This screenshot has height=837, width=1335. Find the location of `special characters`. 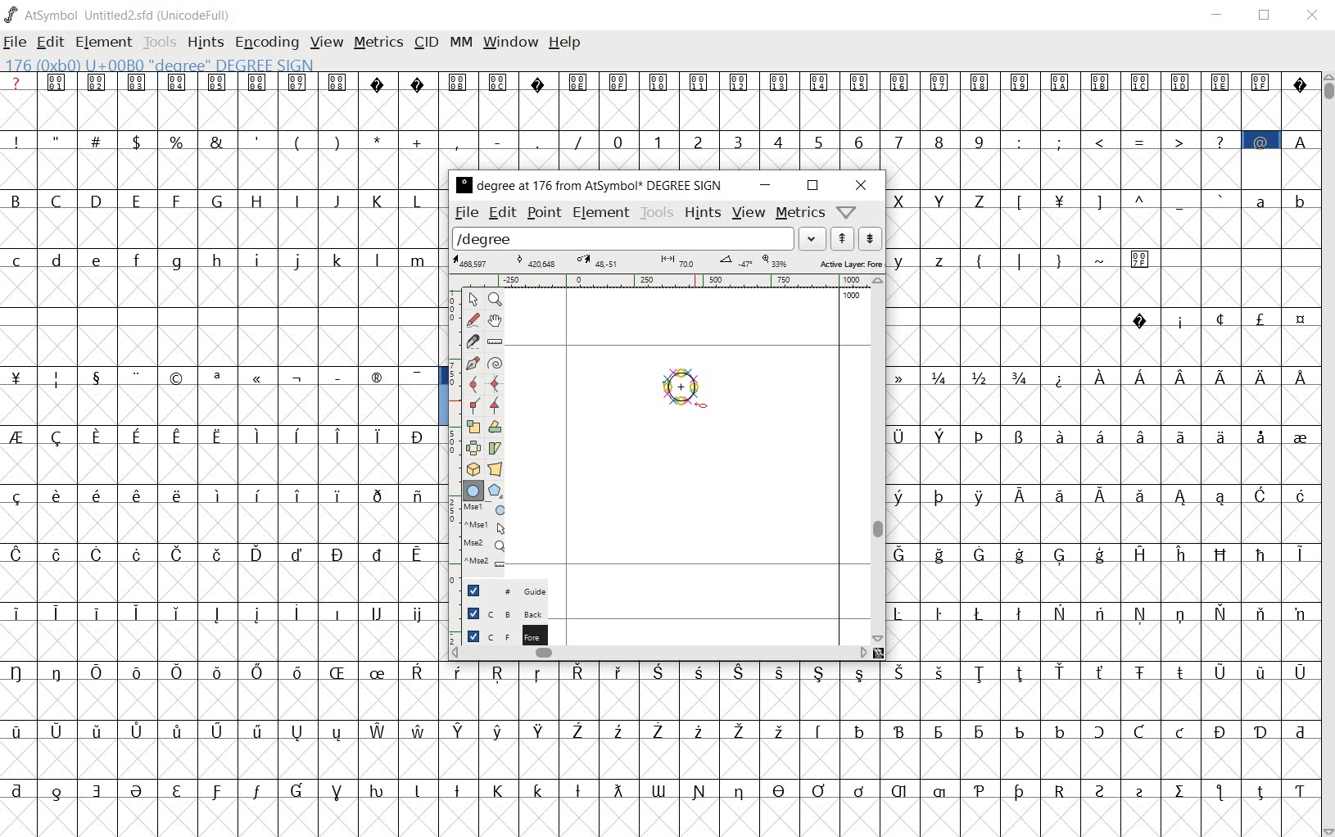

special characters is located at coordinates (1120, 141).